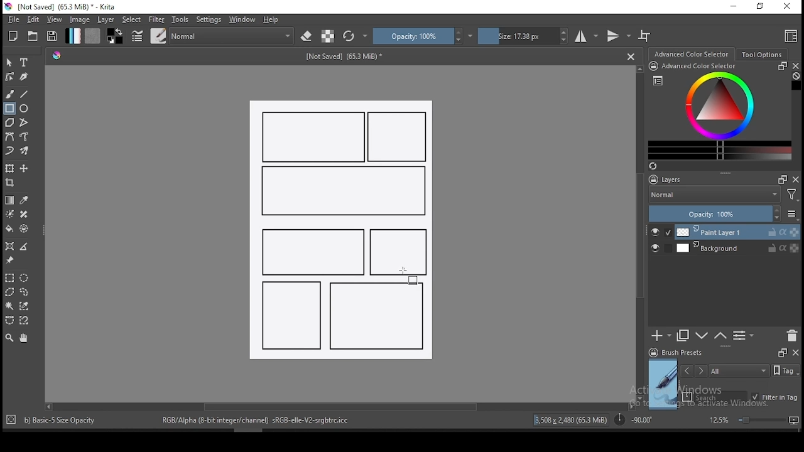 This screenshot has width=804, height=452. I want to click on edit, so click(33, 19).